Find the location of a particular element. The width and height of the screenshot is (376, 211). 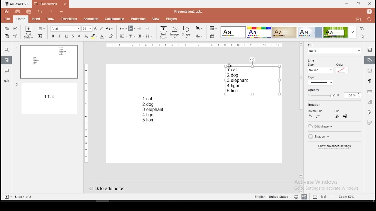

select all is located at coordinates (363, 37).